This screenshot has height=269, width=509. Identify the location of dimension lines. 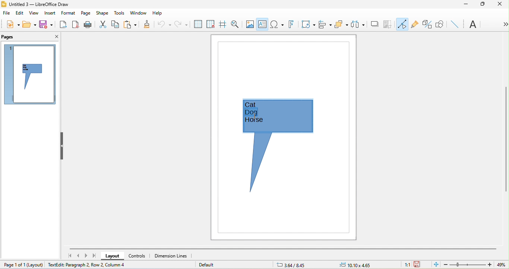
(172, 256).